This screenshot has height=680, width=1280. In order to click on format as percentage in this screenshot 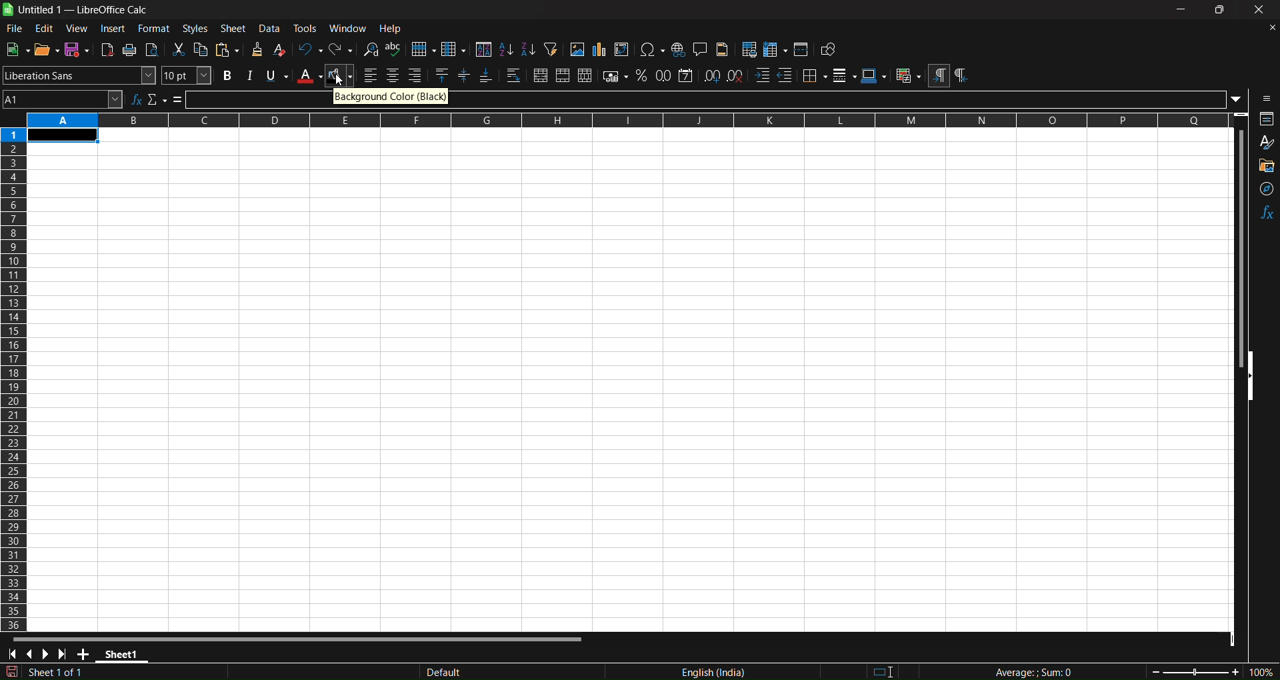, I will do `click(641, 76)`.